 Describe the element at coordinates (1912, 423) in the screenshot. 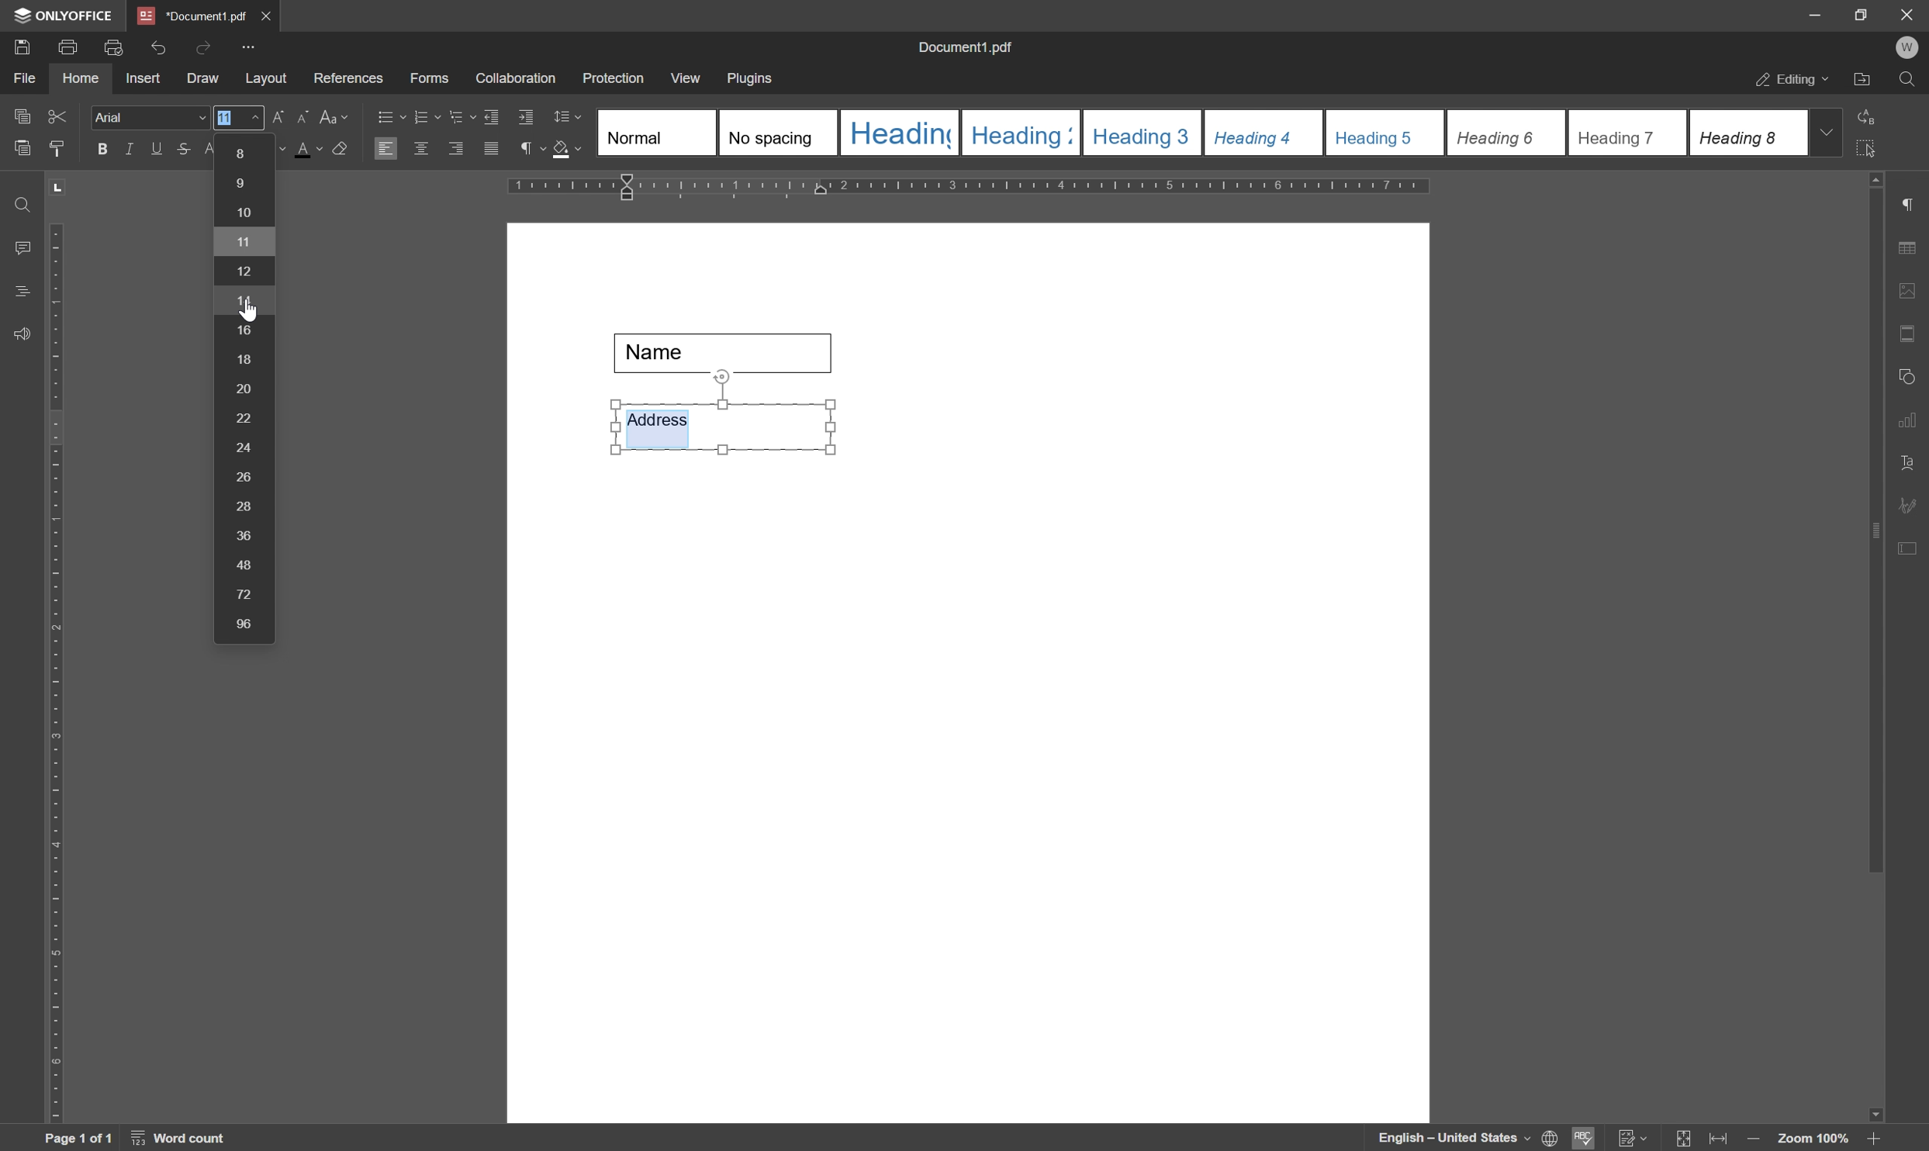

I see `chart settings` at that location.